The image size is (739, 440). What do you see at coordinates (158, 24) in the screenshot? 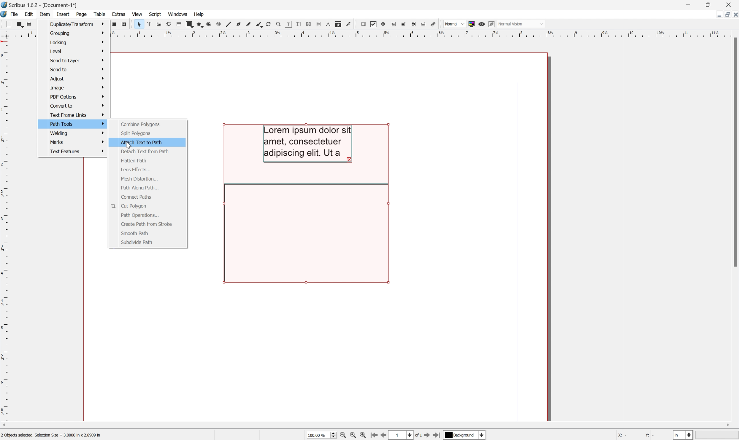
I see `Image frame` at bounding box center [158, 24].